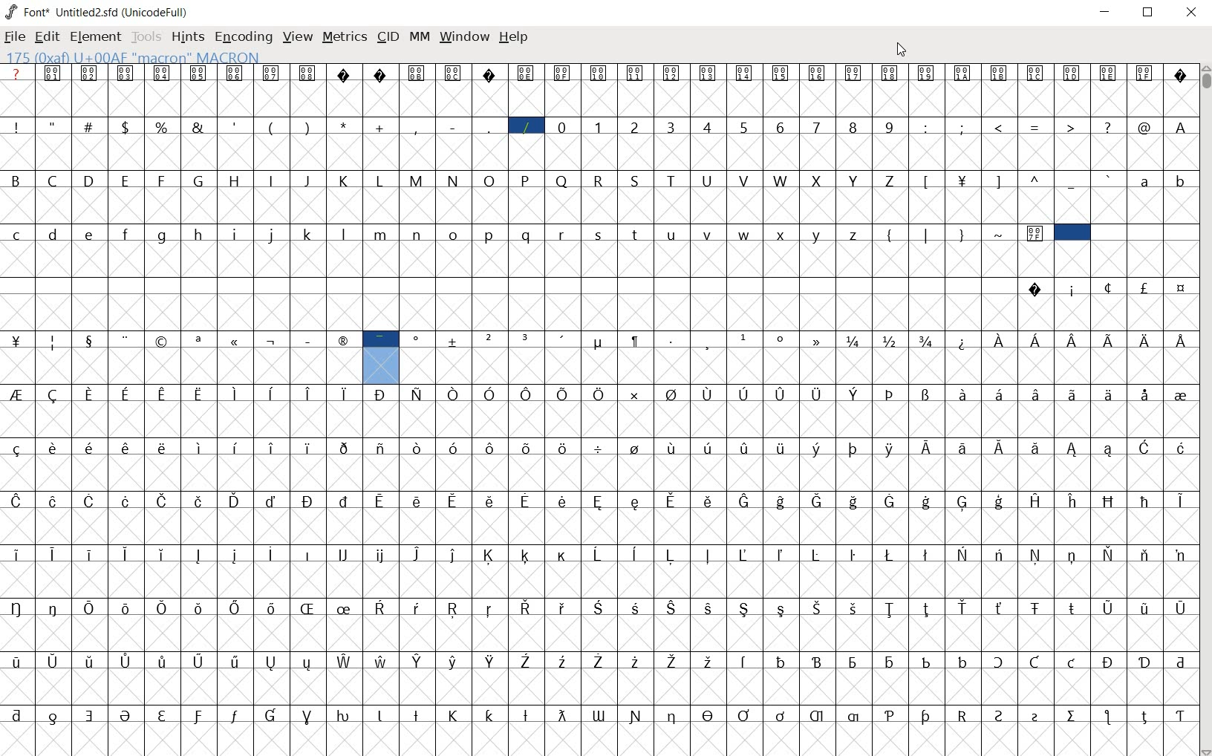 This screenshot has width=1212, height=756. I want to click on special characters, so click(1051, 195).